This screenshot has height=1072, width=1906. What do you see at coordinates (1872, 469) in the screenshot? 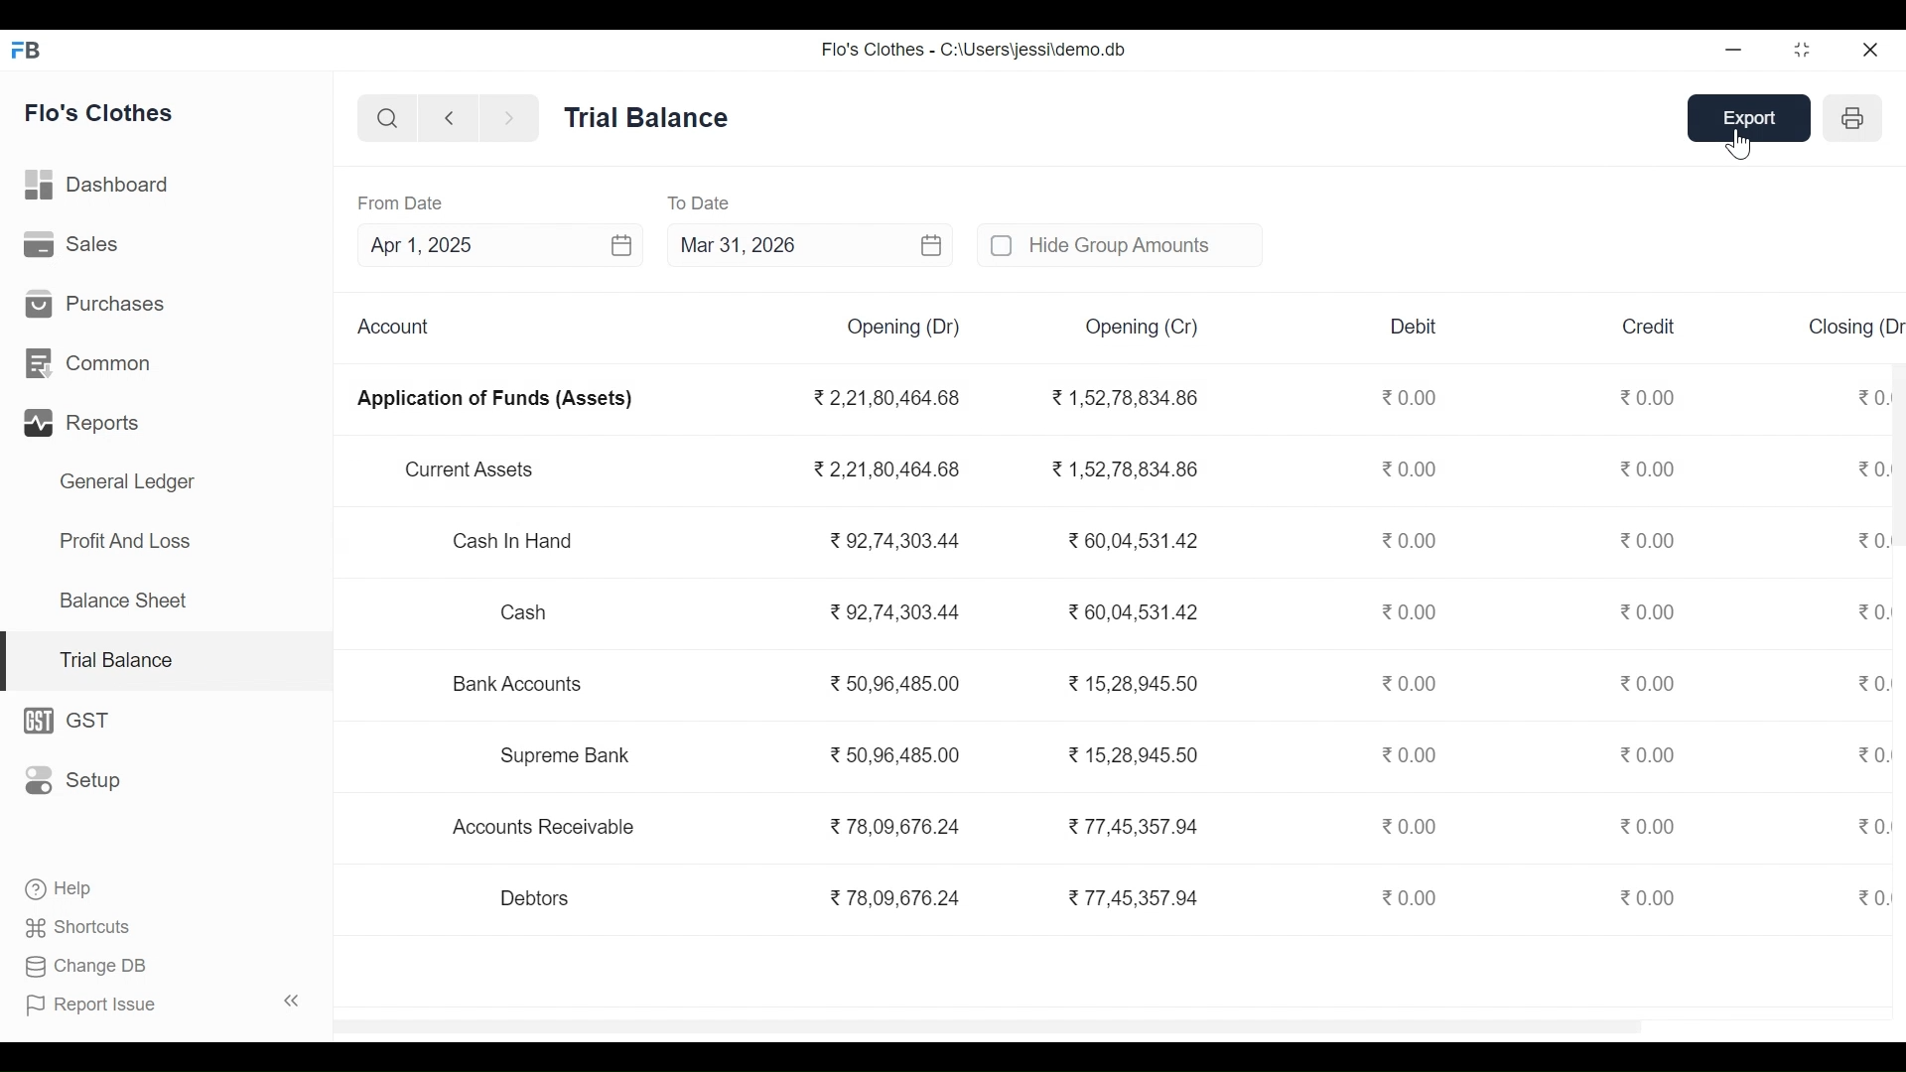
I see `0.00` at bounding box center [1872, 469].